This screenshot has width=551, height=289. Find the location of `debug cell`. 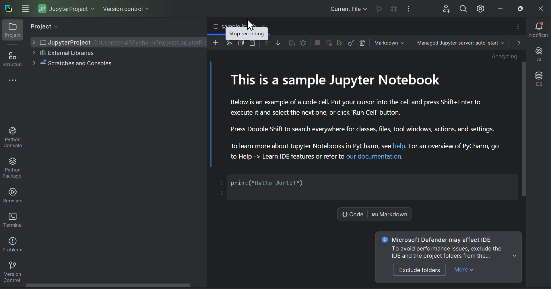

debug cell is located at coordinates (304, 43).